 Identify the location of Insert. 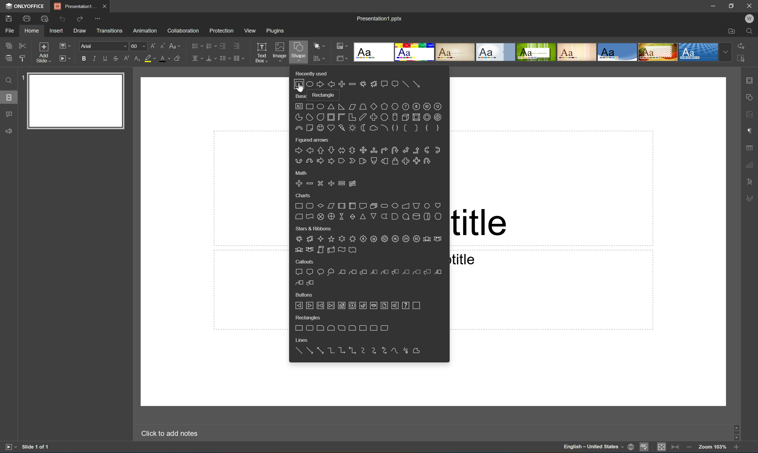
(57, 31).